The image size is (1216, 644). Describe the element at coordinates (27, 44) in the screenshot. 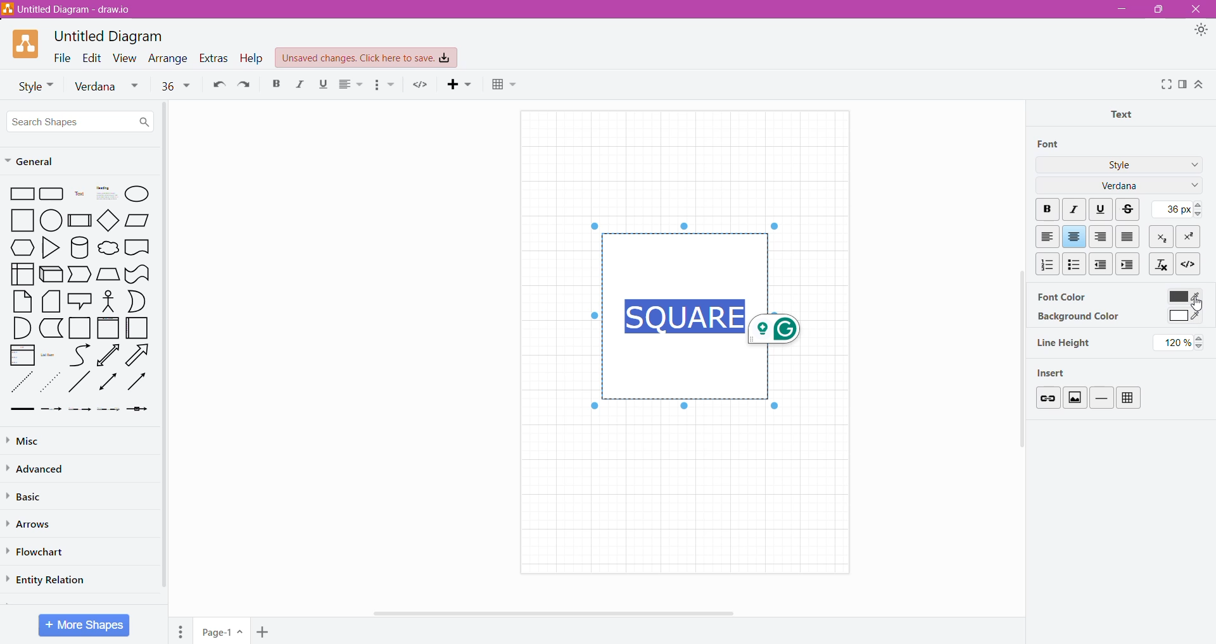

I see `Application Logo` at that location.